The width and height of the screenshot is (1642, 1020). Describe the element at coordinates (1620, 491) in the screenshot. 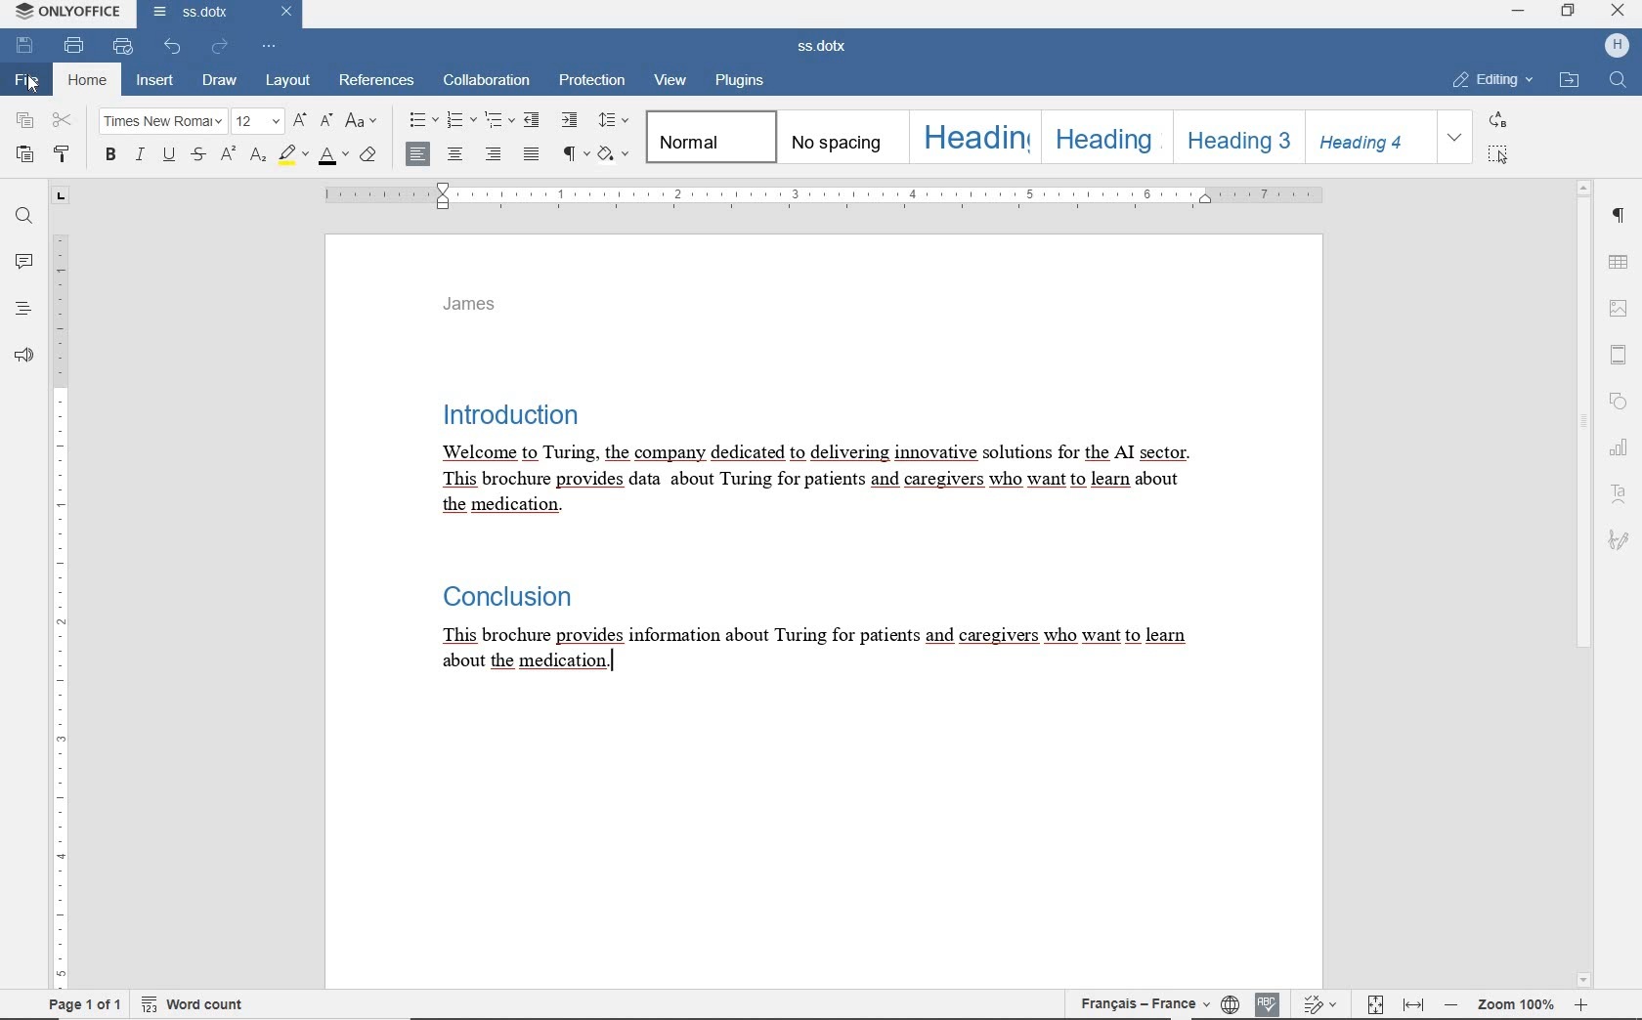

I see `TEXT ART` at that location.